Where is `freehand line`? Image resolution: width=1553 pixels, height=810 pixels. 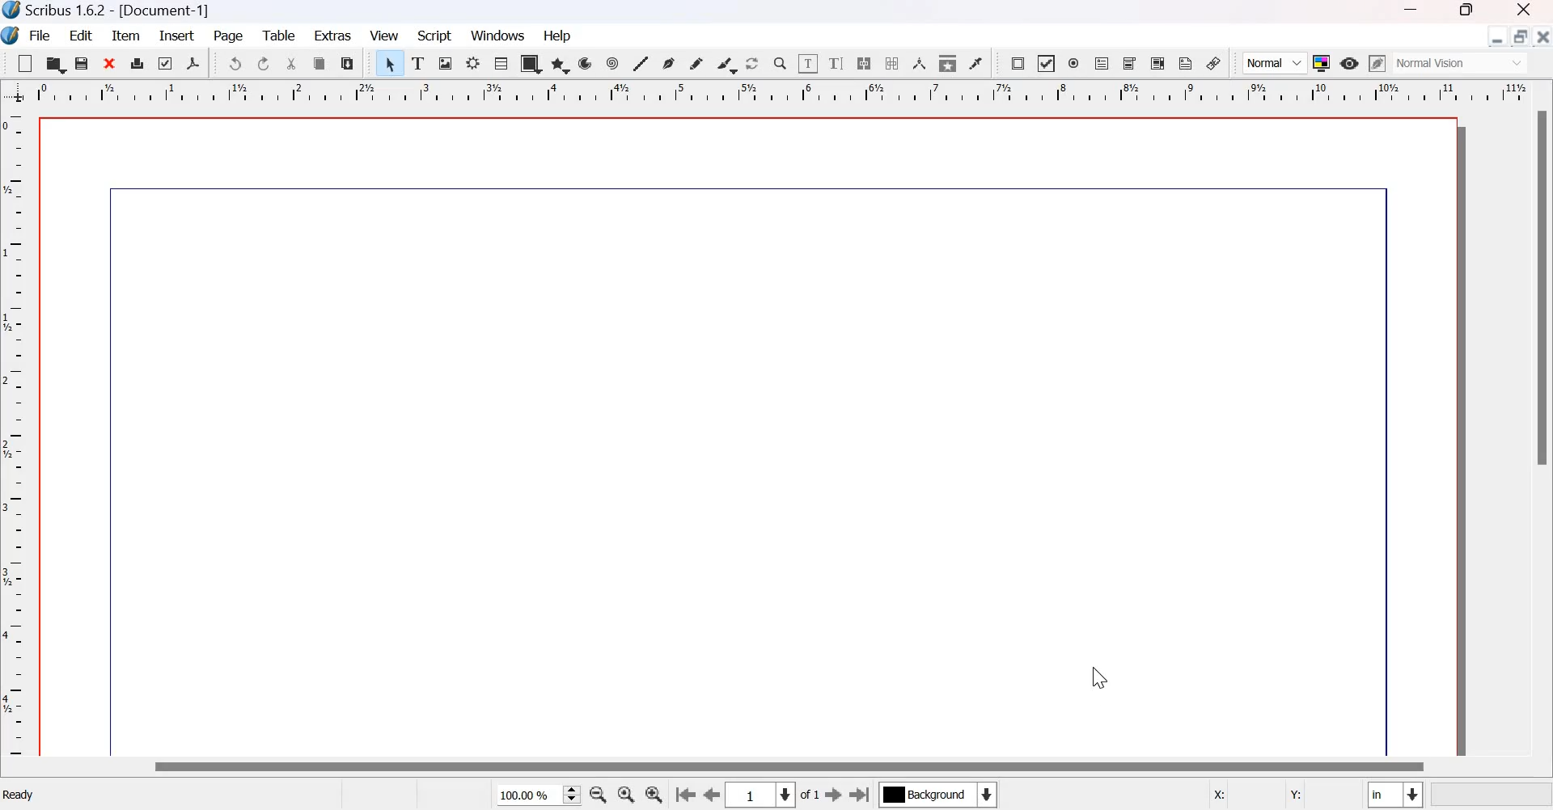
freehand line is located at coordinates (697, 63).